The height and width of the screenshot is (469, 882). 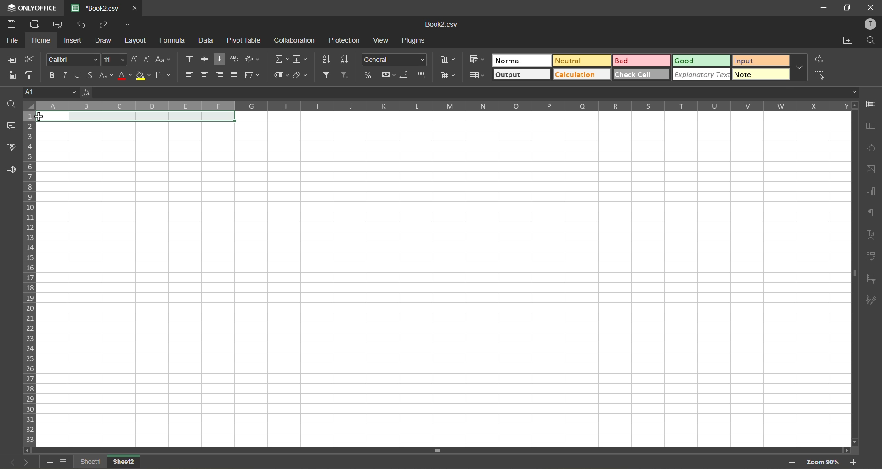 I want to click on decrease decimal, so click(x=406, y=76).